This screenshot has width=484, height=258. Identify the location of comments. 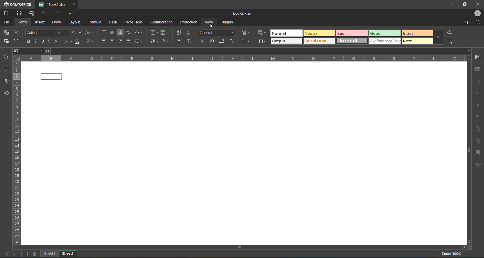
(7, 69).